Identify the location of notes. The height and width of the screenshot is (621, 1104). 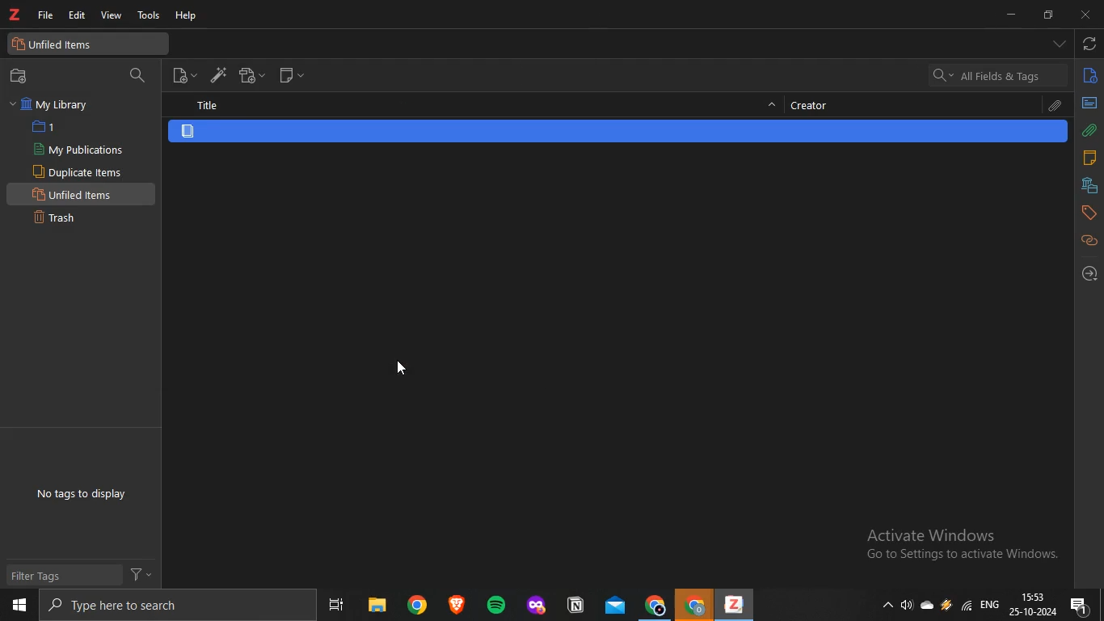
(1089, 158).